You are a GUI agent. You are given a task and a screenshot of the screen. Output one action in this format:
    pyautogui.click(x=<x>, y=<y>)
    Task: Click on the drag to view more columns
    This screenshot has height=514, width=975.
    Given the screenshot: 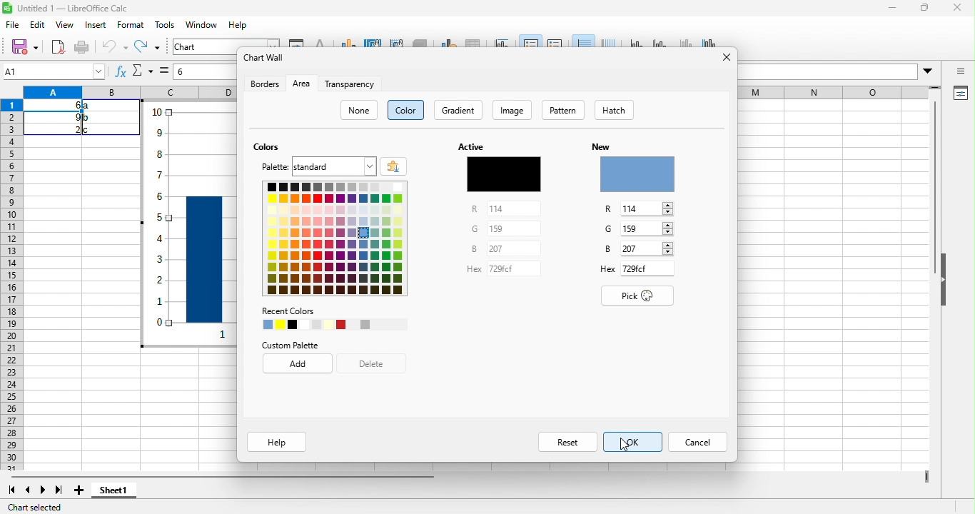 What is the action you would take?
    pyautogui.click(x=923, y=473)
    